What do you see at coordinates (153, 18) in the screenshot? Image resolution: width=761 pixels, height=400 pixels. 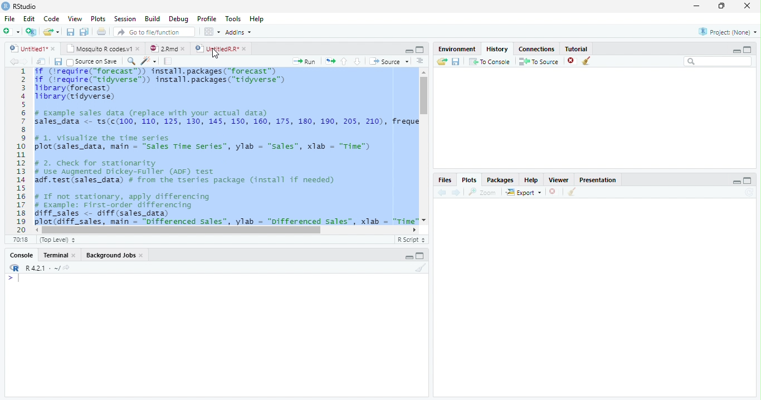 I see `Build` at bounding box center [153, 18].